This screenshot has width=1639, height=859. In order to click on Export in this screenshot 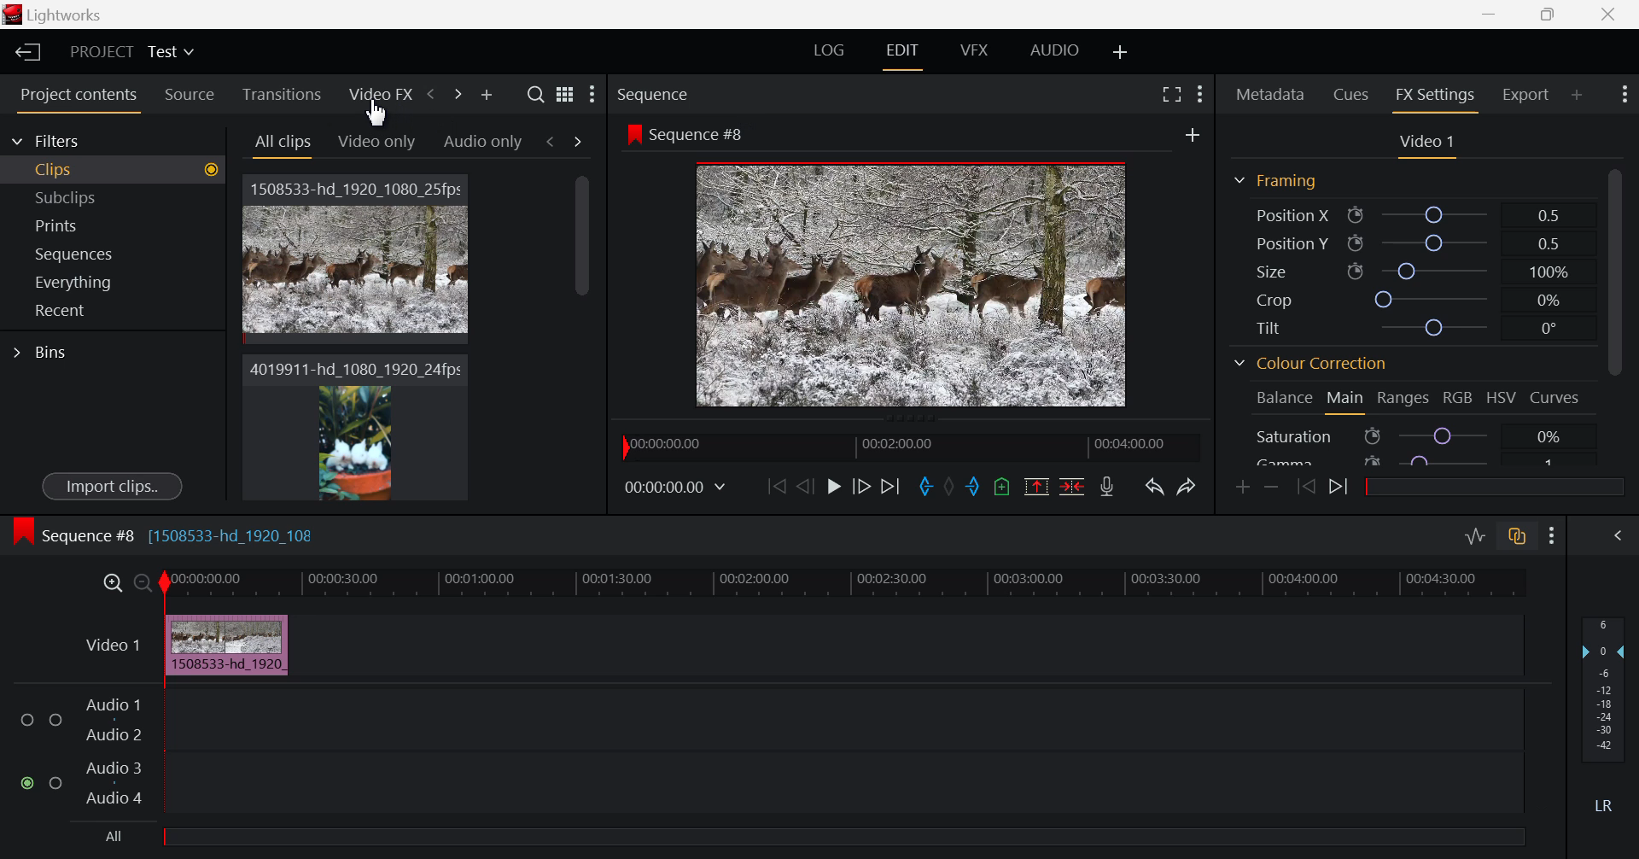, I will do `click(1527, 94)`.